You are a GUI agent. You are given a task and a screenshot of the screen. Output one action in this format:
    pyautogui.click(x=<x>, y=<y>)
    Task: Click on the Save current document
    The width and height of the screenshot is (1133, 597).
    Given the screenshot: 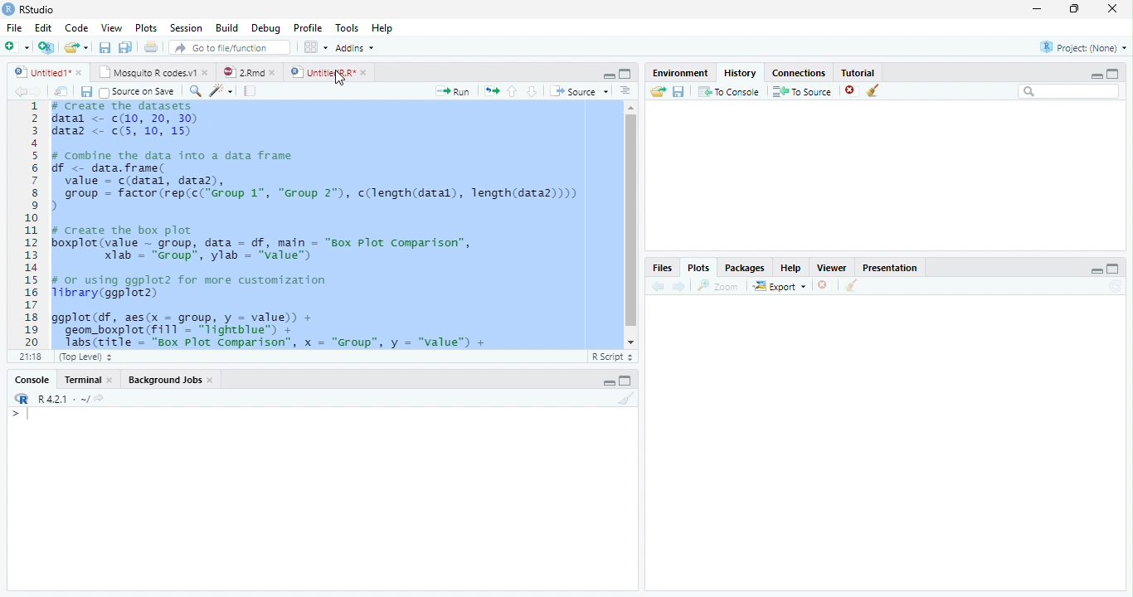 What is the action you would take?
    pyautogui.click(x=105, y=46)
    